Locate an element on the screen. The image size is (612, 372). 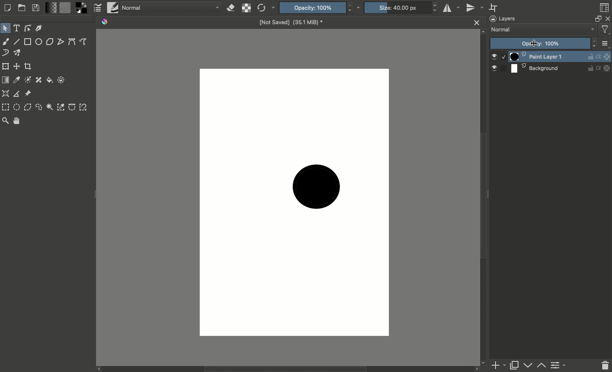
Magnetic curve selection tool is located at coordinates (85, 107).